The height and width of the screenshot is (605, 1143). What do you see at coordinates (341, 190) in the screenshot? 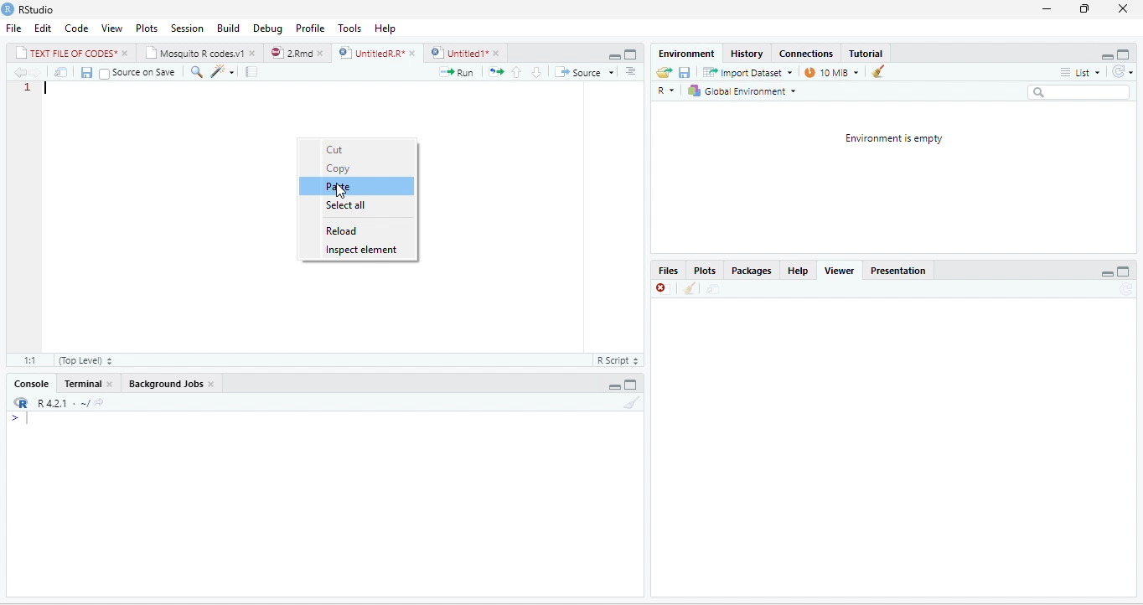
I see `cursor` at bounding box center [341, 190].